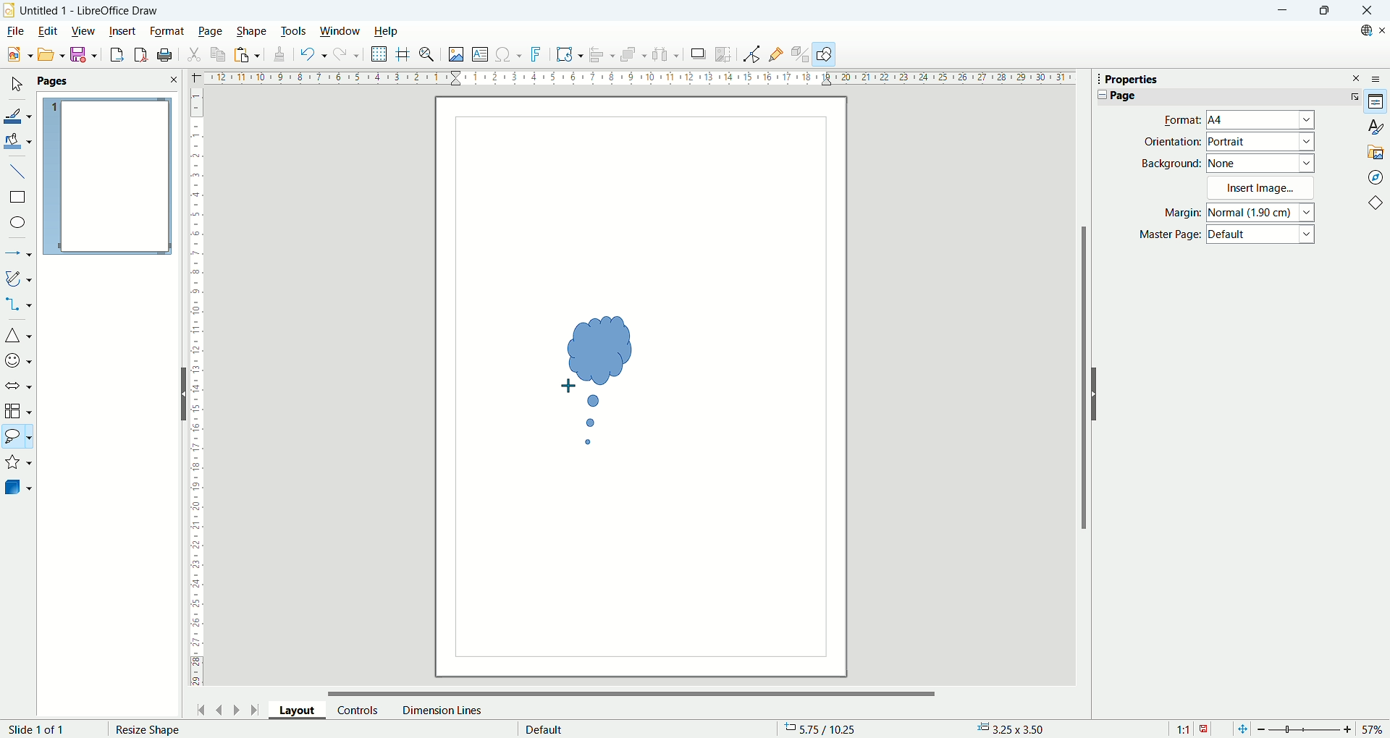  What do you see at coordinates (1376, 102) in the screenshot?
I see `Properties` at bounding box center [1376, 102].